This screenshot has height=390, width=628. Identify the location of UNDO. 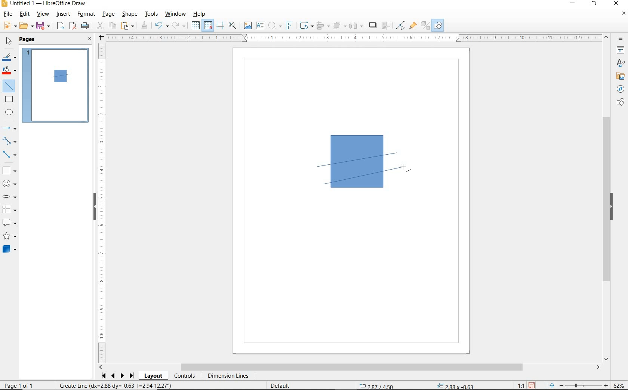
(162, 26).